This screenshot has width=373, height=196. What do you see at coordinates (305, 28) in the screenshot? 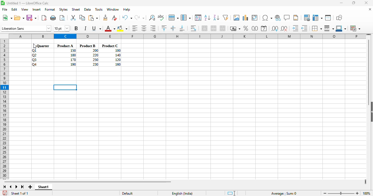
I see `decrease indent` at bounding box center [305, 28].